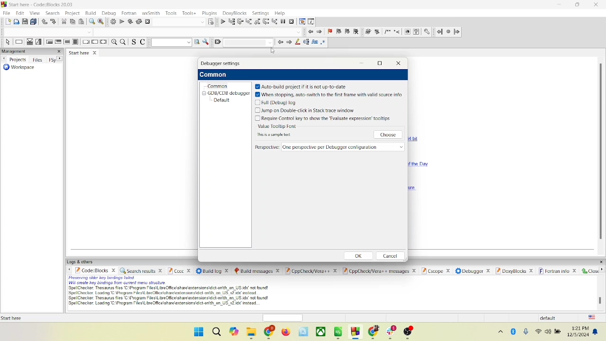 This screenshot has width=606, height=341. I want to click on close, so click(597, 5).